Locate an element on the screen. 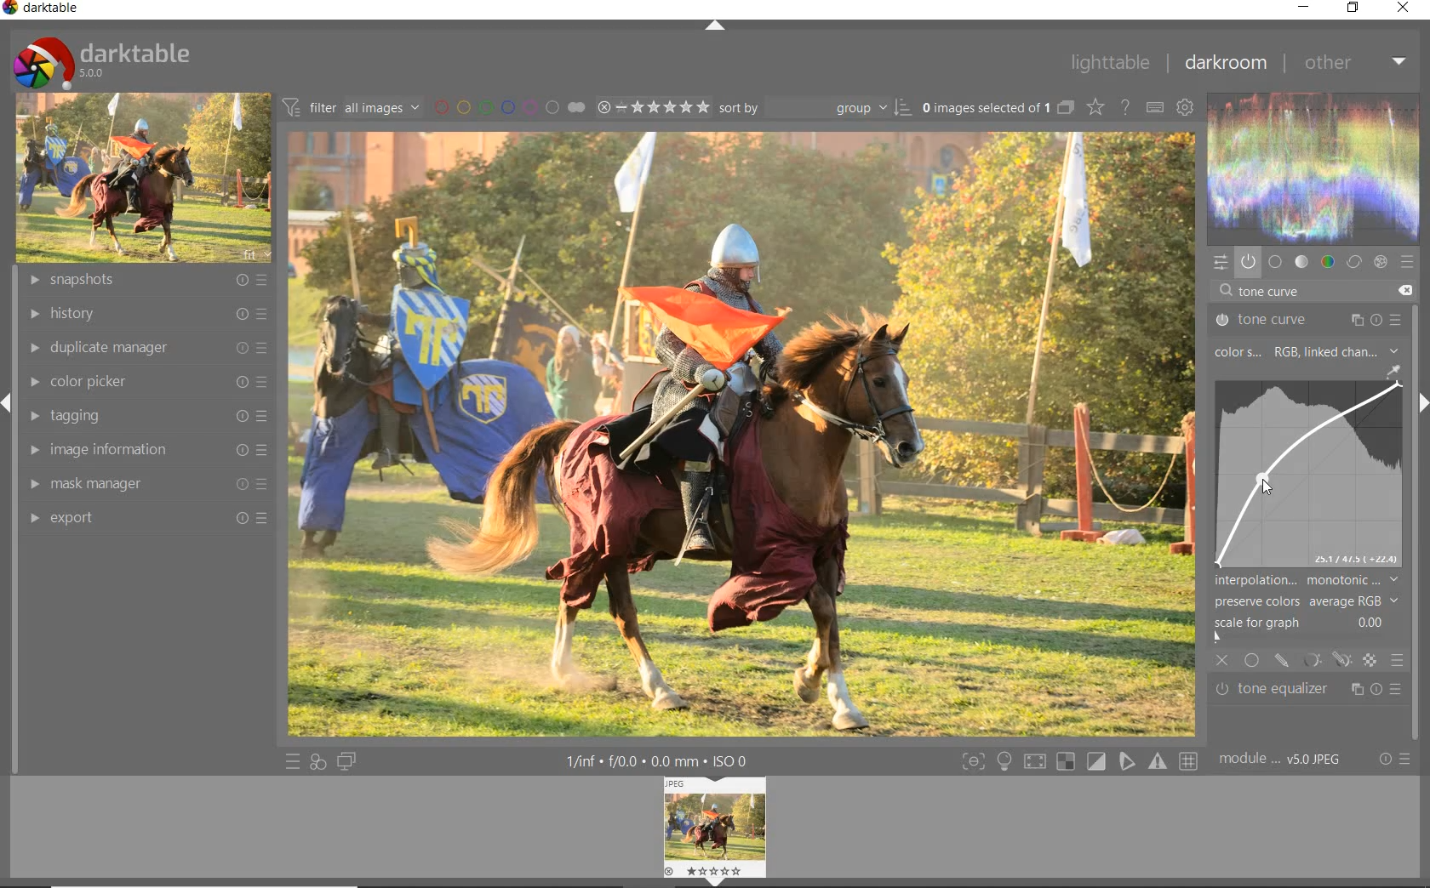 The image size is (1430, 888). duplicate manager is located at coordinates (147, 347).